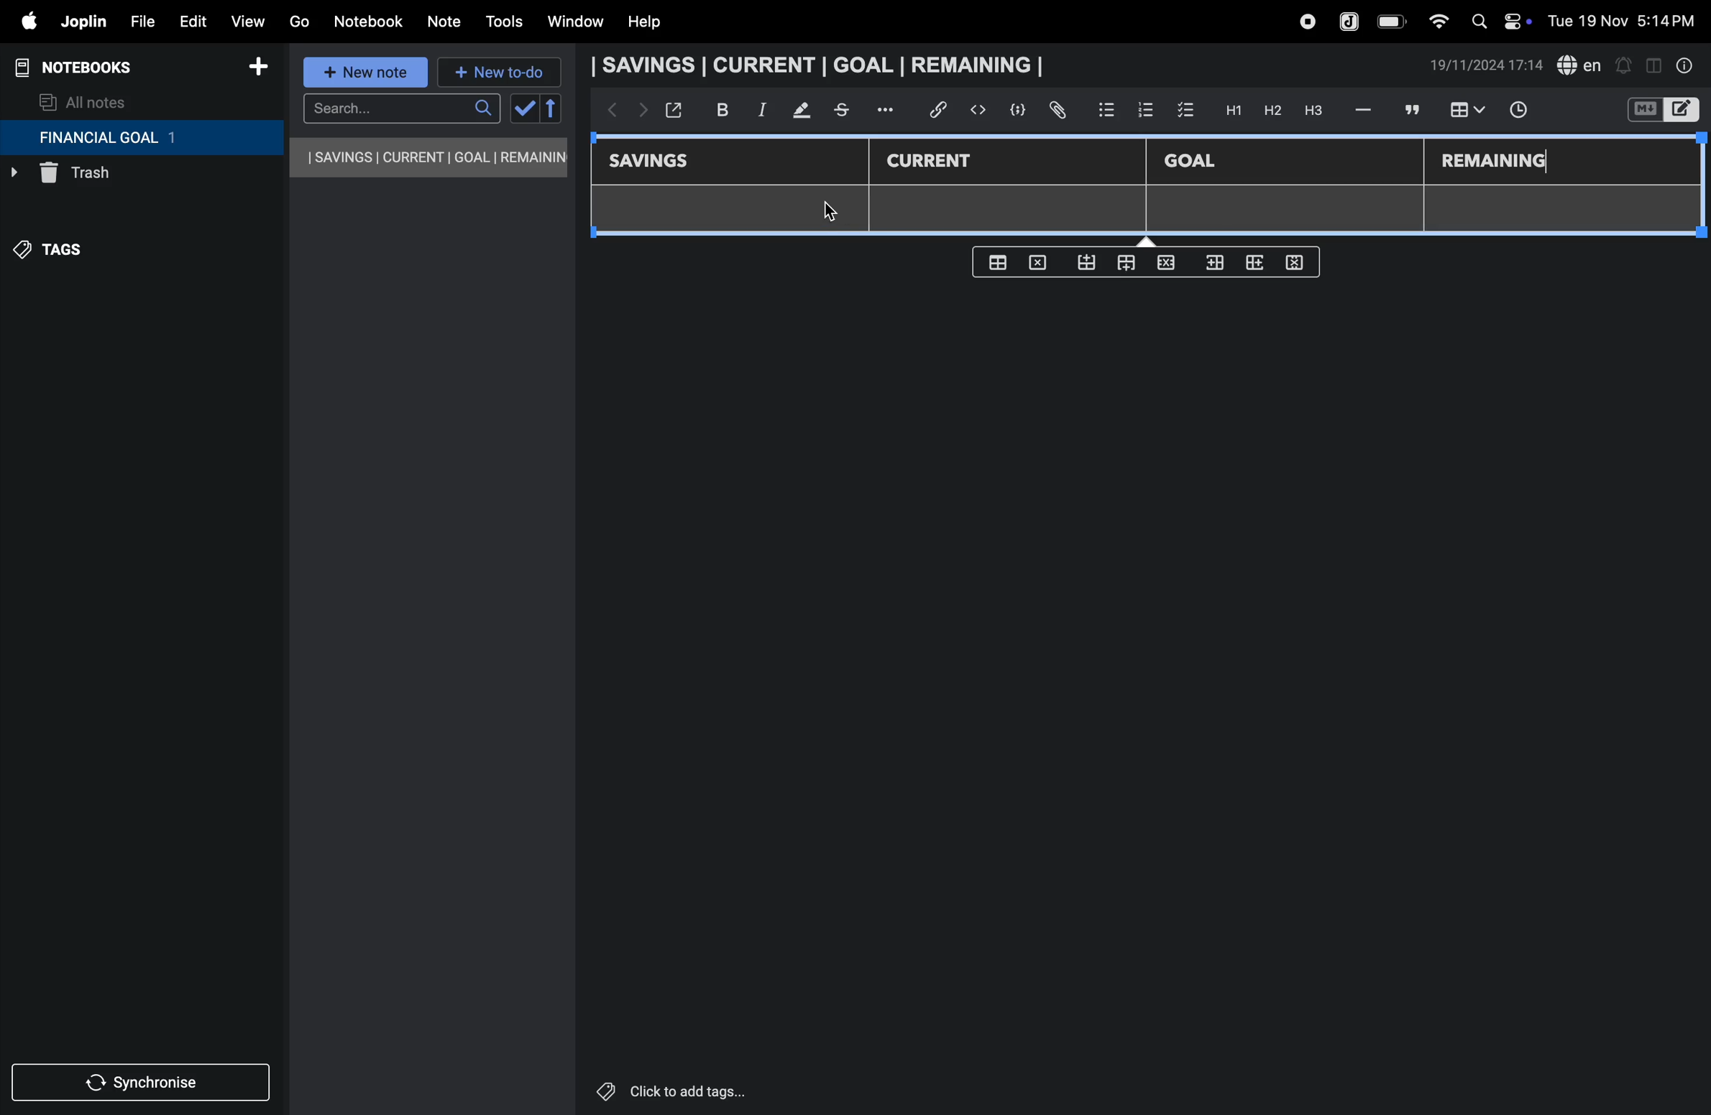  What do you see at coordinates (502, 22) in the screenshot?
I see `tools` at bounding box center [502, 22].